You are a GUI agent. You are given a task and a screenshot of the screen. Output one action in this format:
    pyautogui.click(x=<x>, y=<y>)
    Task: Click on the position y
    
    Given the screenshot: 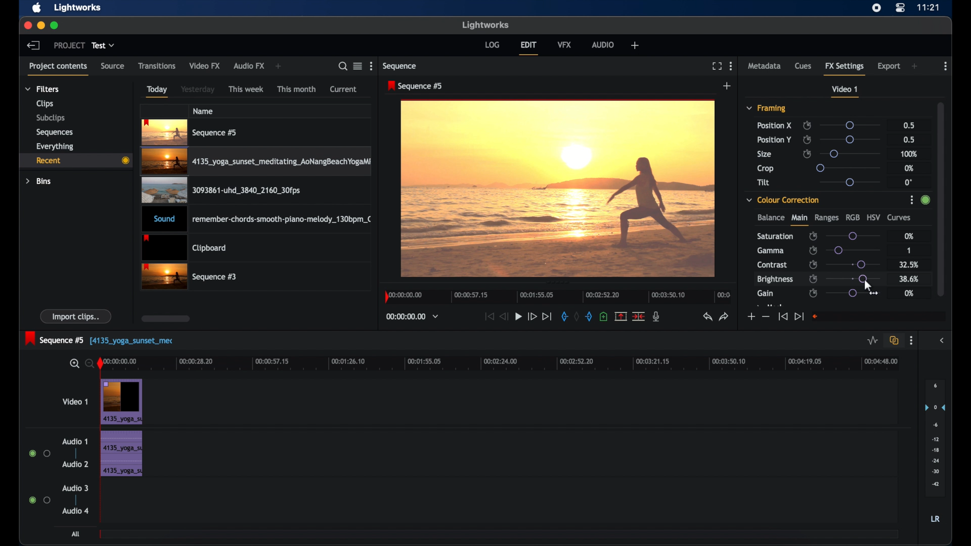 What is the action you would take?
    pyautogui.click(x=774, y=140)
    